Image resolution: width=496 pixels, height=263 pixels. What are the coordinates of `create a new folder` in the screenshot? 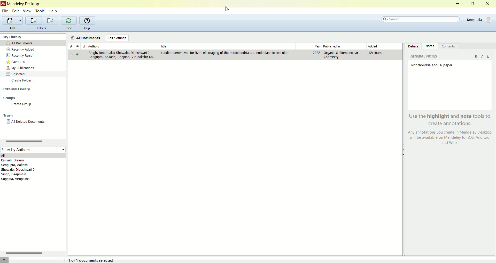 It's located at (33, 20).